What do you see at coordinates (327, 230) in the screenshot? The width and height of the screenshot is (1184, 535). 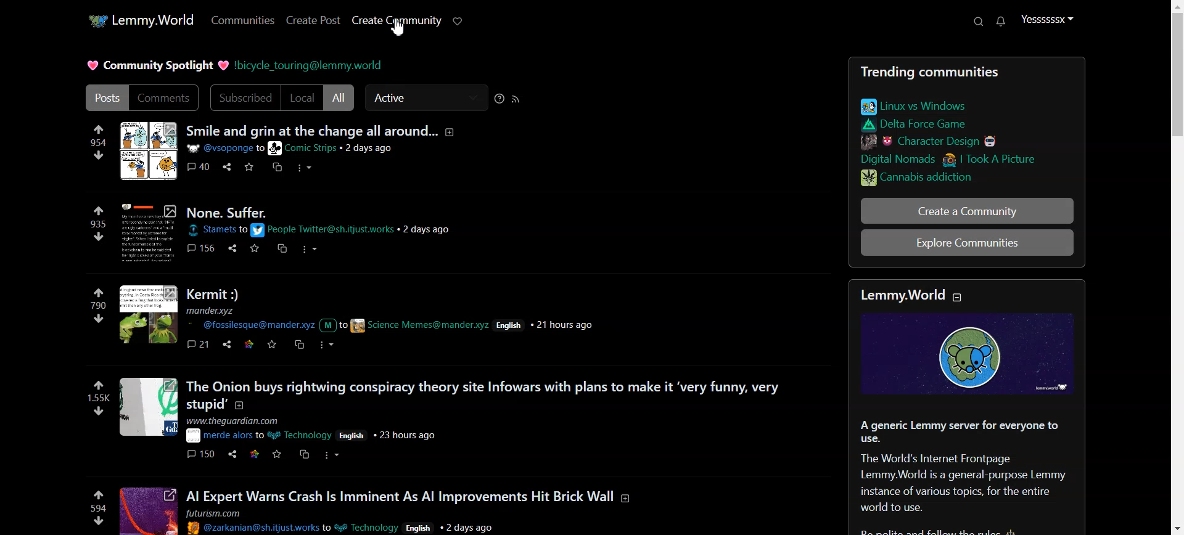 I see `details` at bounding box center [327, 230].